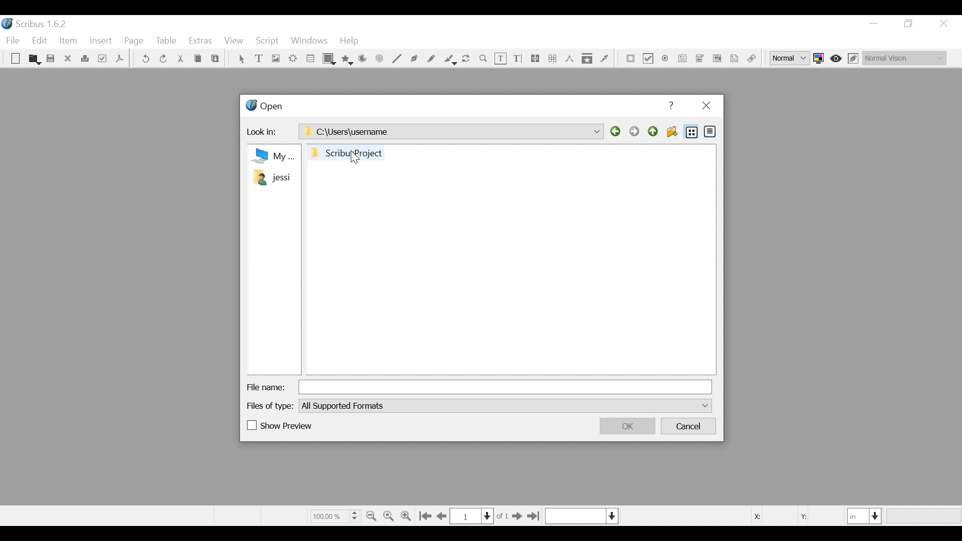  I want to click on Arc, so click(363, 60).